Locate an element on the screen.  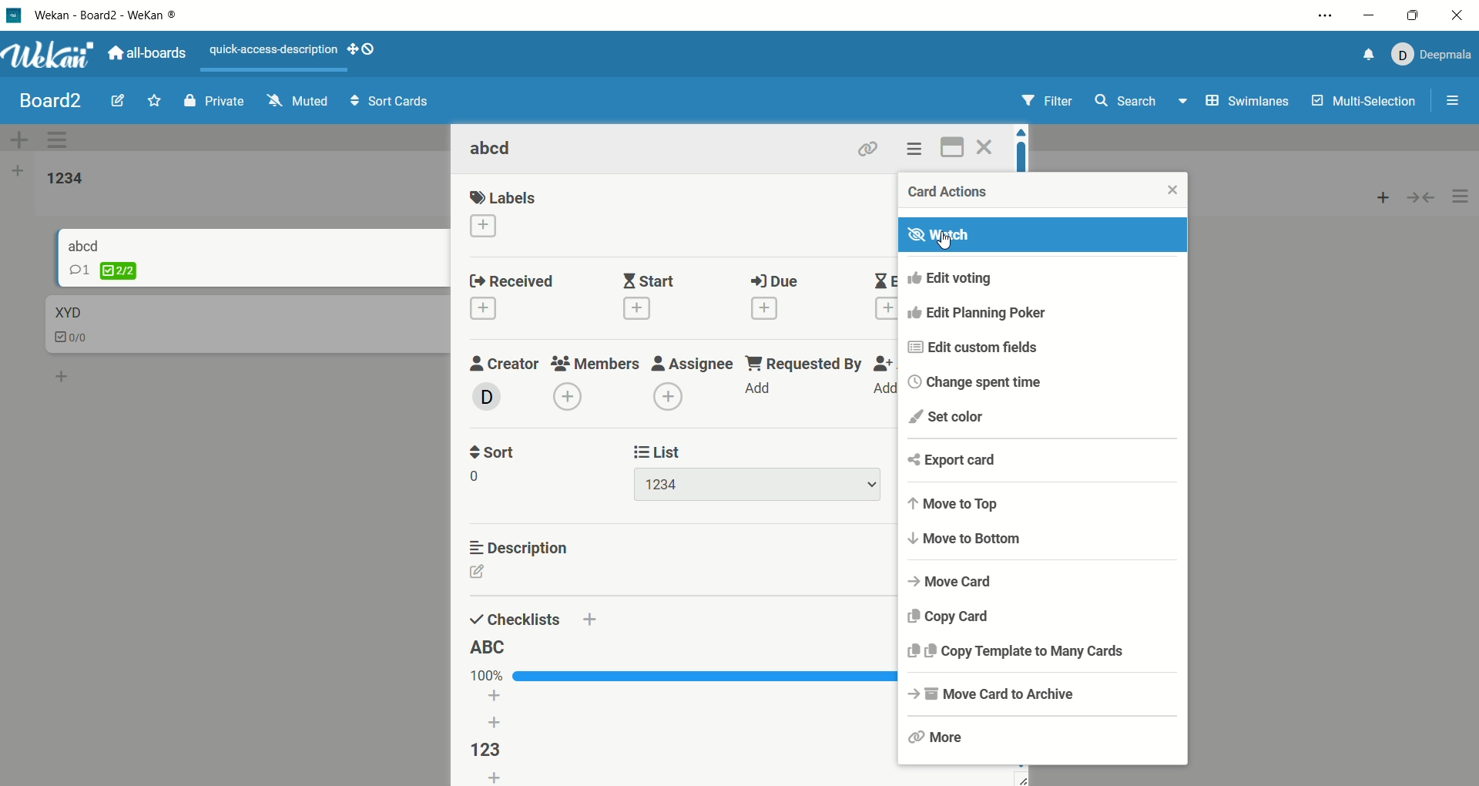
cursor is located at coordinates (951, 247).